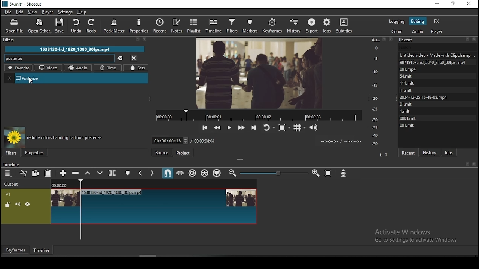 The image size is (479, 269). What do you see at coordinates (407, 125) in the screenshot?
I see `001.mit` at bounding box center [407, 125].